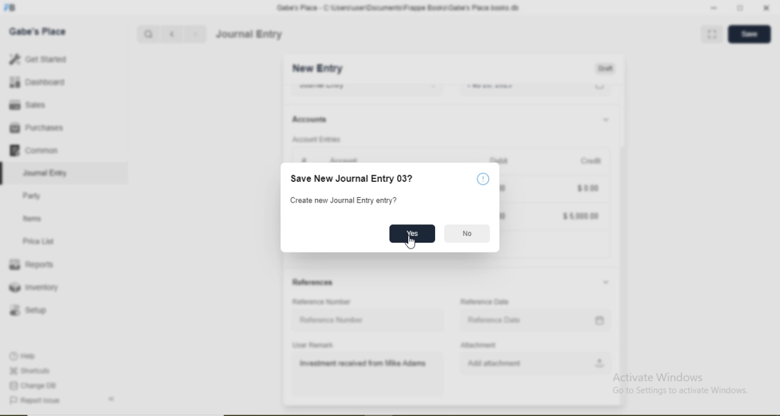 The height and width of the screenshot is (416, 780). What do you see at coordinates (483, 179) in the screenshot?
I see `Help` at bounding box center [483, 179].